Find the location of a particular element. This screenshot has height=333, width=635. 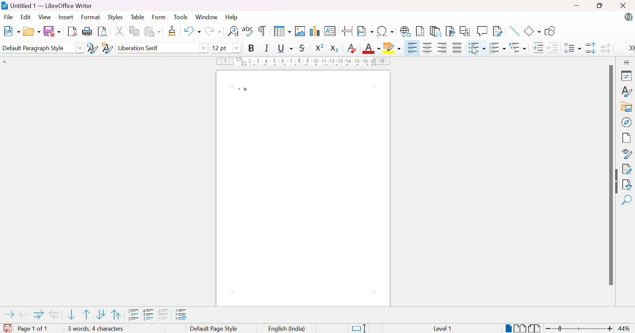

Show track changes functions is located at coordinates (498, 31).